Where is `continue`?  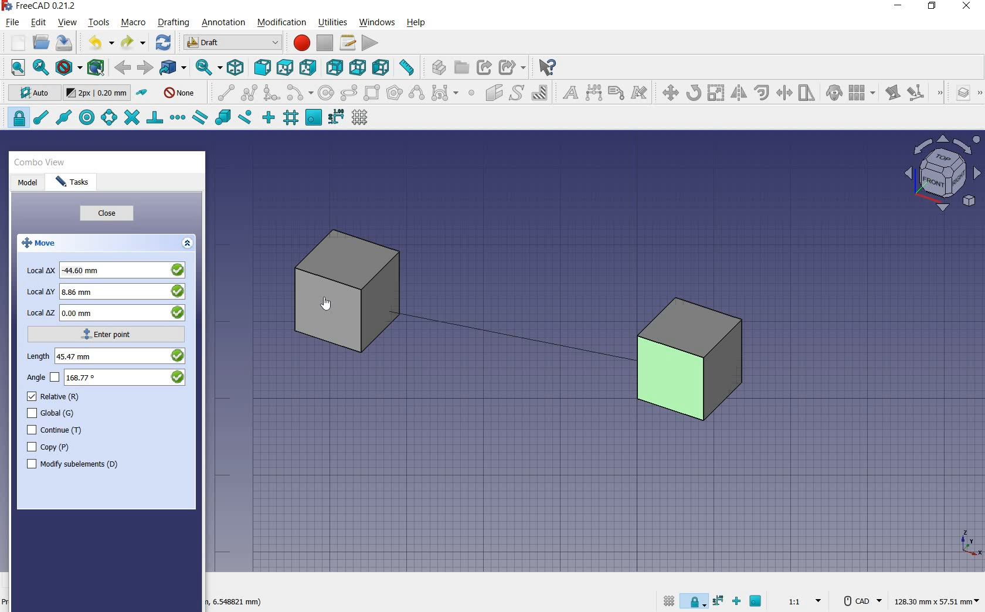
continue is located at coordinates (55, 430).